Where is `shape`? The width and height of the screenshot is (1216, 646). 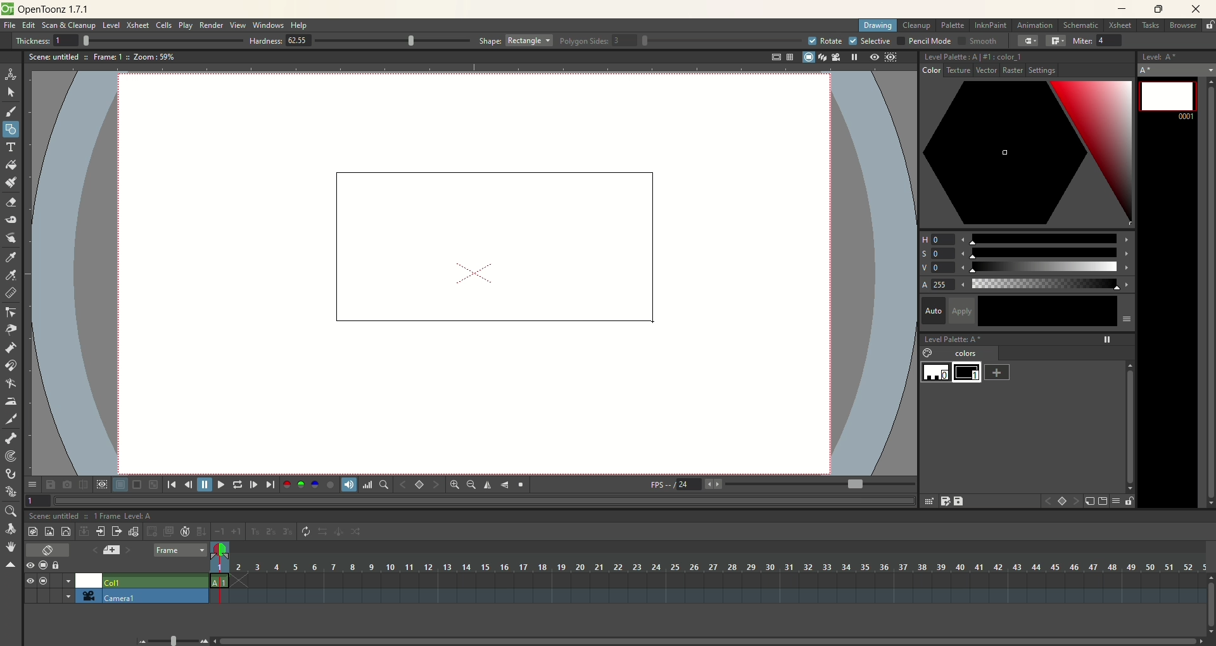 shape is located at coordinates (516, 40).